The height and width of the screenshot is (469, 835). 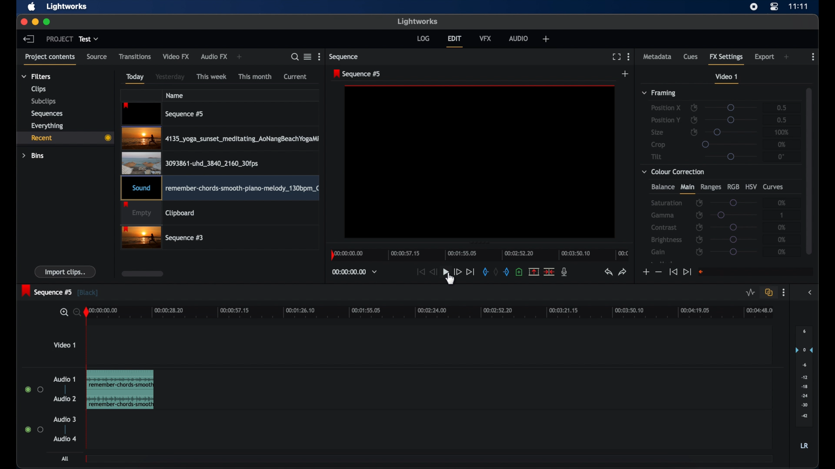 I want to click on more options, so click(x=320, y=56).